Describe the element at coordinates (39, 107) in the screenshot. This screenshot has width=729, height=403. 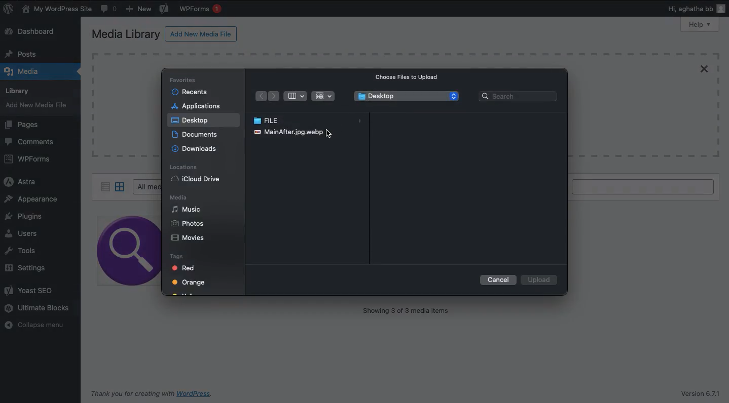
I see `Add new media` at that location.